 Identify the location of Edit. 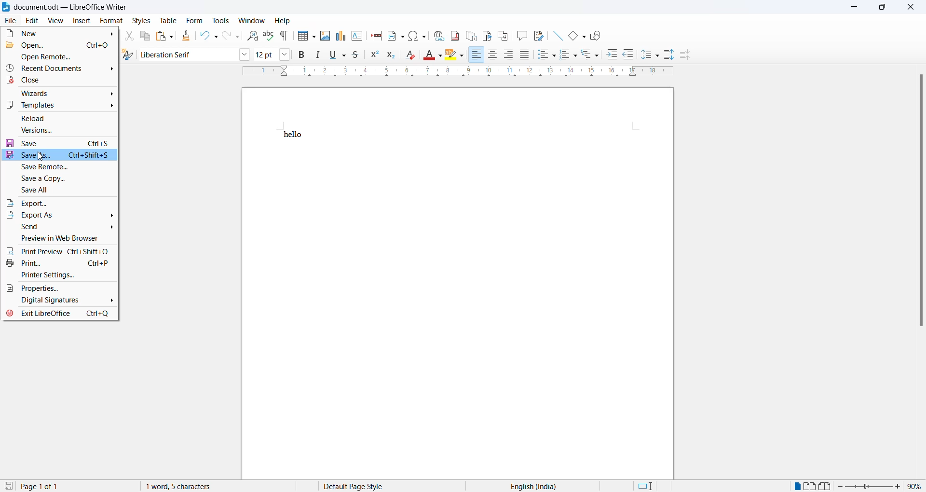
(33, 20).